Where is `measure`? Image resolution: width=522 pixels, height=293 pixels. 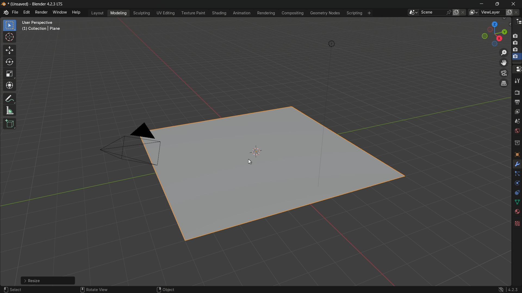 measure is located at coordinates (10, 112).